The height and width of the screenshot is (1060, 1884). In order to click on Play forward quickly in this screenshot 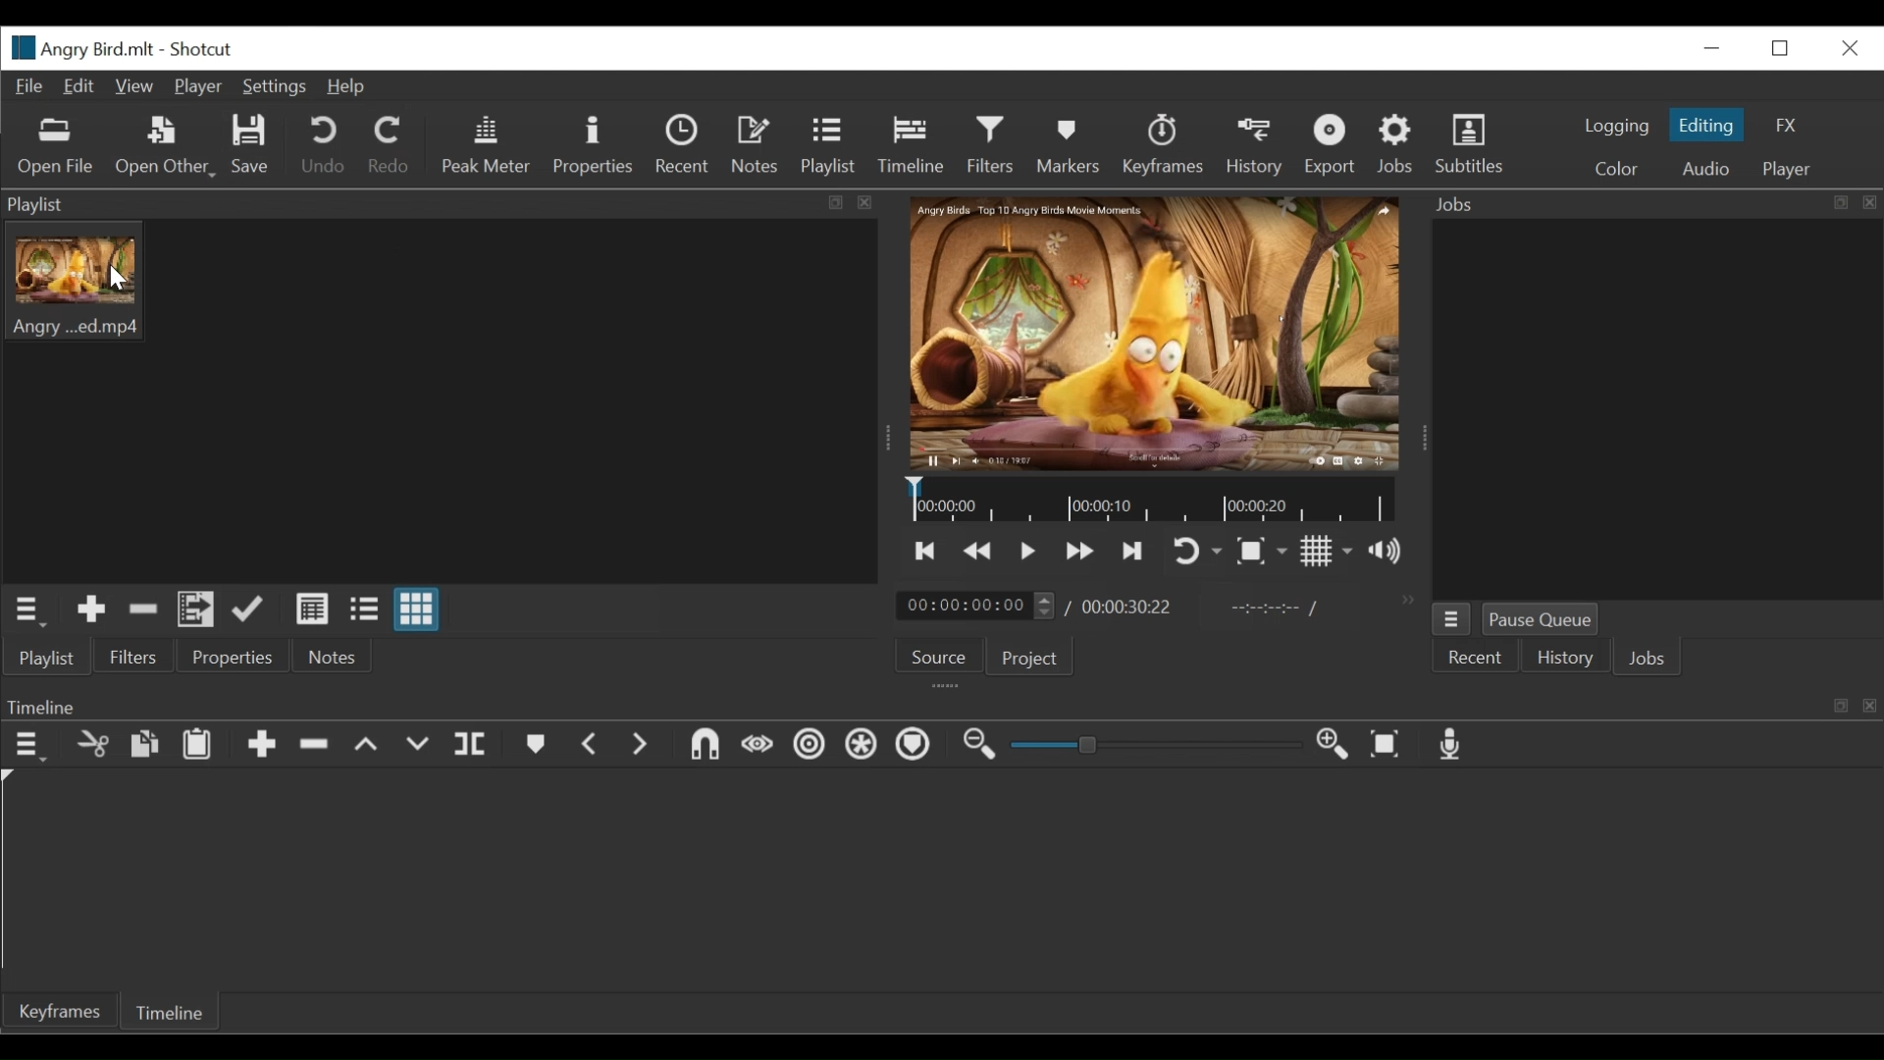, I will do `click(1079, 551)`.